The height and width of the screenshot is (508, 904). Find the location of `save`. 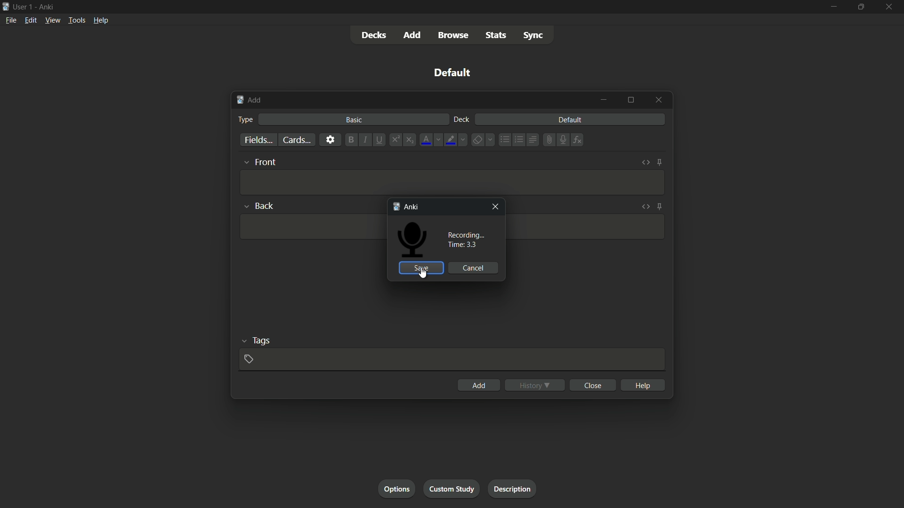

save is located at coordinates (420, 268).